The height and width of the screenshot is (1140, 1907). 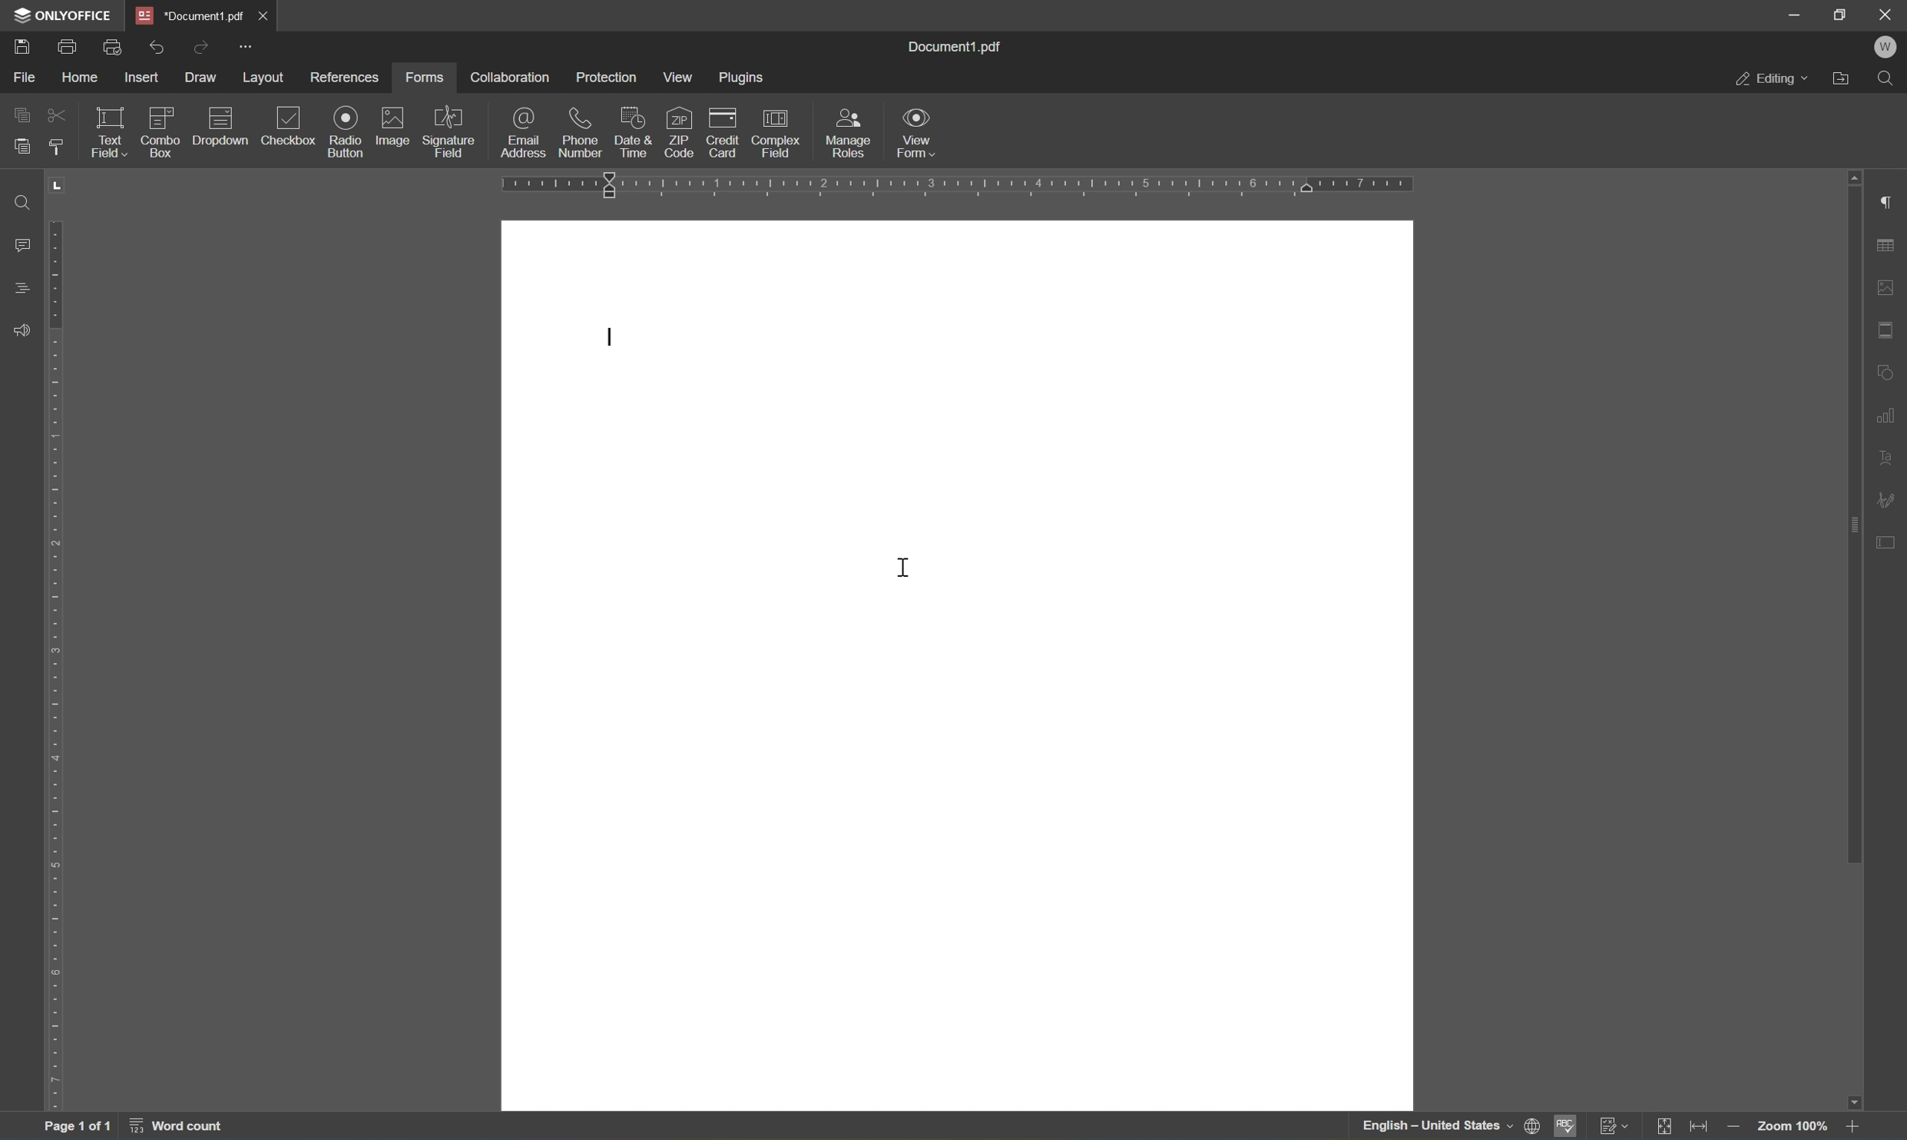 What do you see at coordinates (1888, 78) in the screenshot?
I see `find` at bounding box center [1888, 78].